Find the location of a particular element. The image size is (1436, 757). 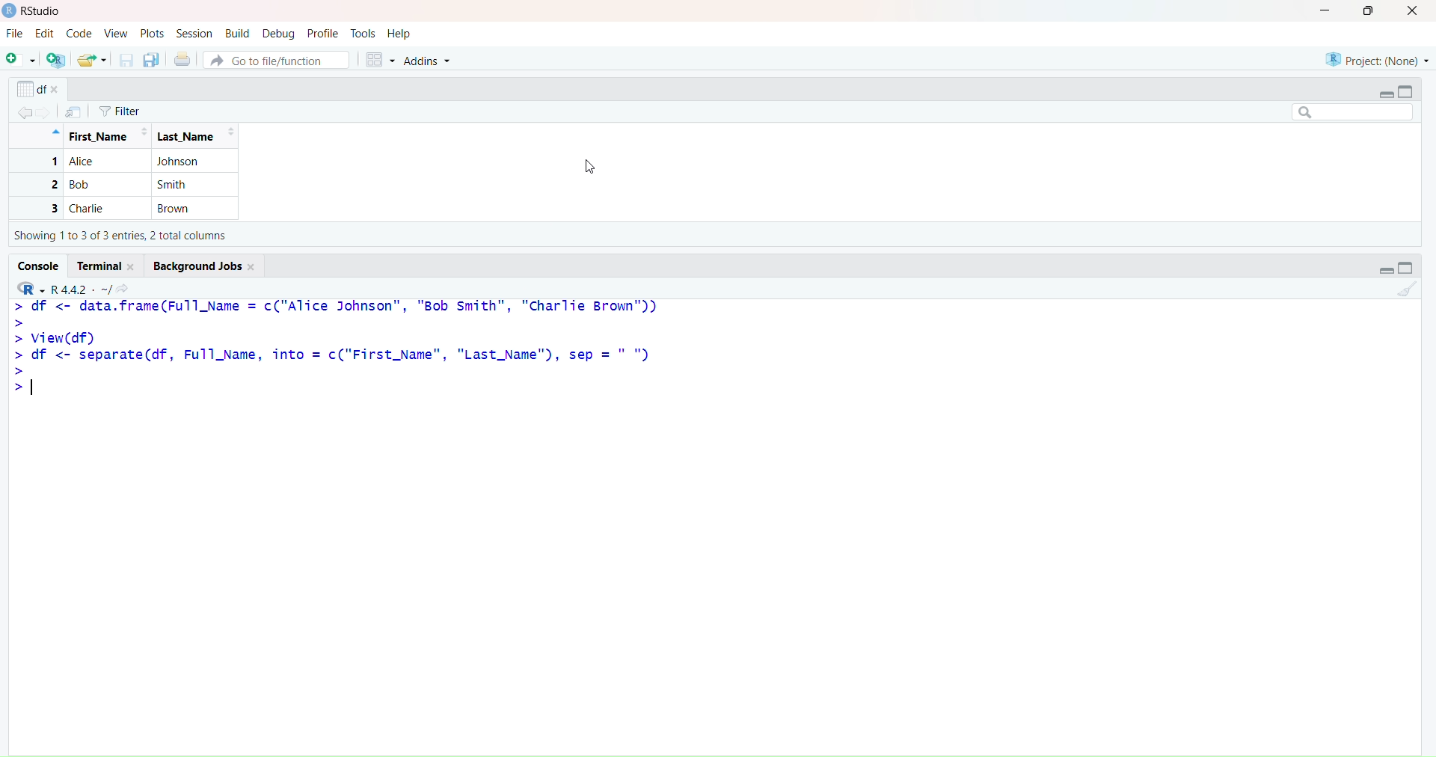

> df <- data.frame(Full_Name = c("Alice Johnson", "Bob smith", "Charlie Brown"))

>

> View(df)

> df <- separate(df, Full_Name, into = c("First_Name", "Last_Name"), sep =" ")
I 1 is located at coordinates (340, 352).